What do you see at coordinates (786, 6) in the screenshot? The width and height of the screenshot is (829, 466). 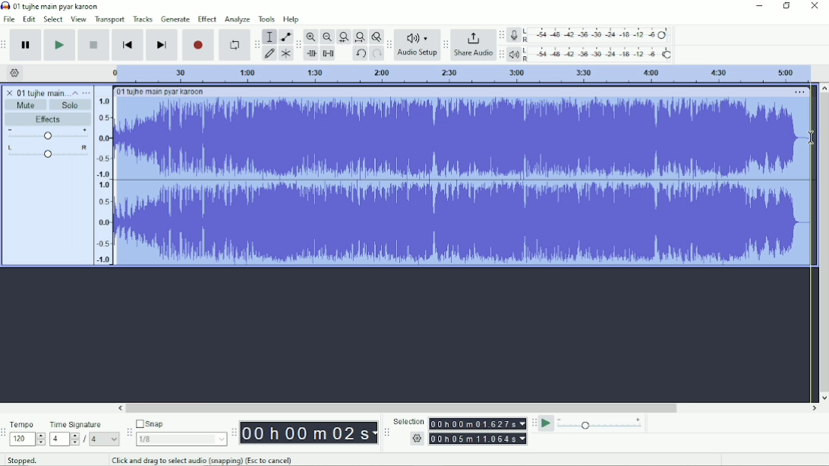 I see `Restore down` at bounding box center [786, 6].